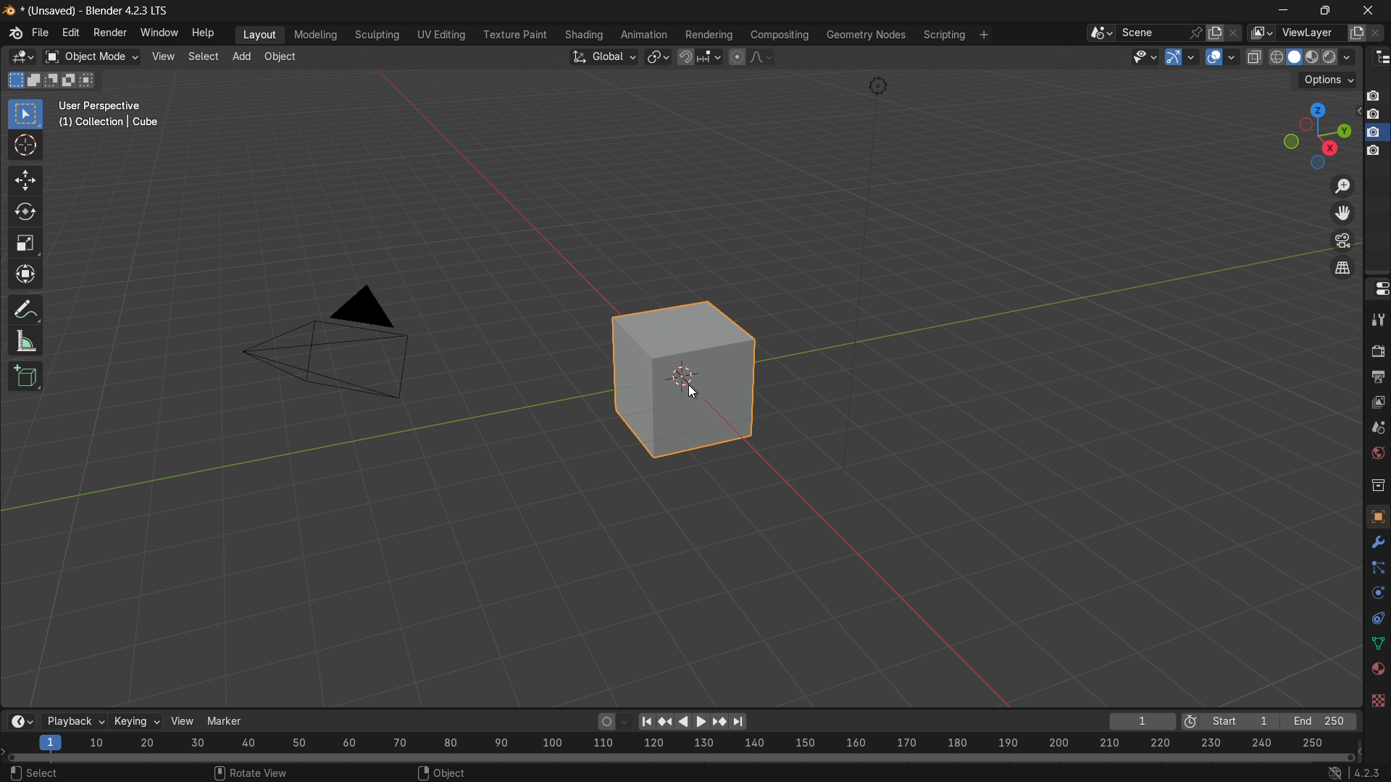 The width and height of the screenshot is (1391, 782). Describe the element at coordinates (128, 13) in the screenshot. I see `app name` at that location.